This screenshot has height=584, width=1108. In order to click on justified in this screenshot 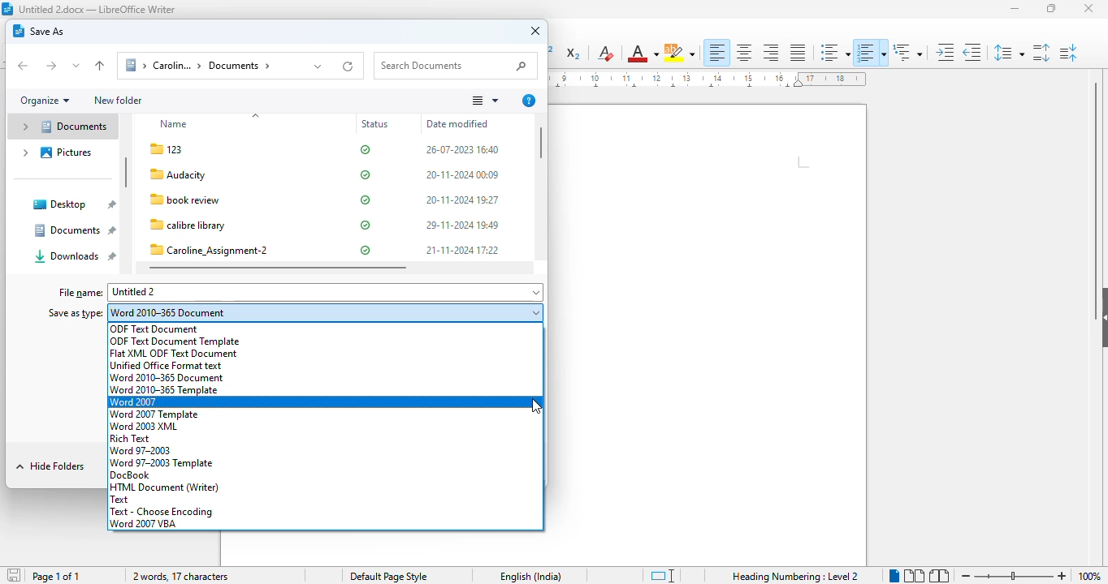, I will do `click(798, 52)`.